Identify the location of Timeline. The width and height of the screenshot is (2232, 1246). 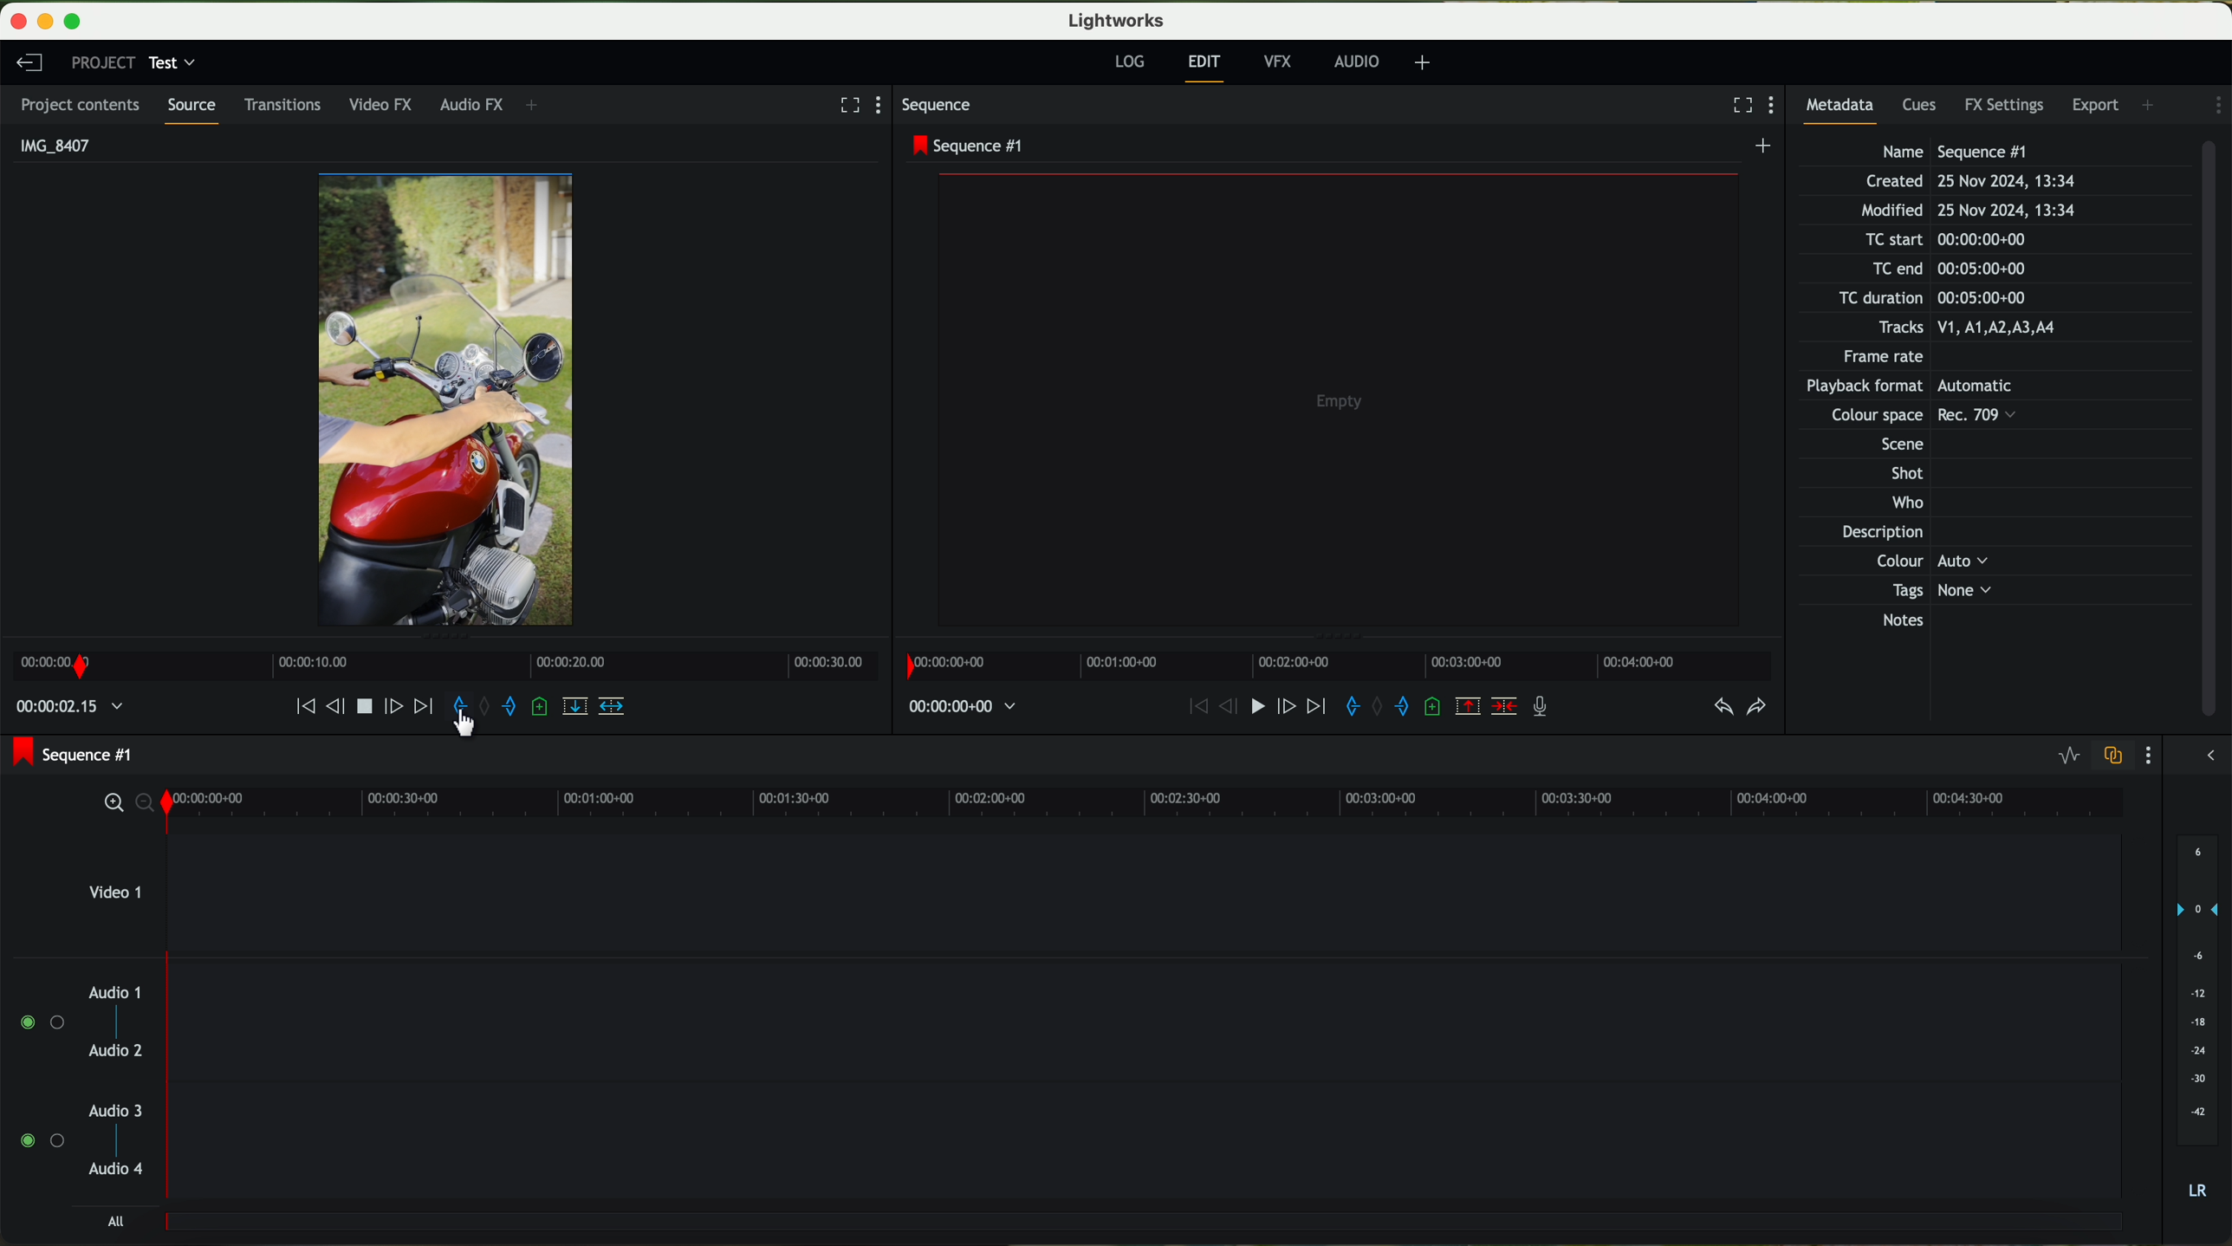
(434, 659).